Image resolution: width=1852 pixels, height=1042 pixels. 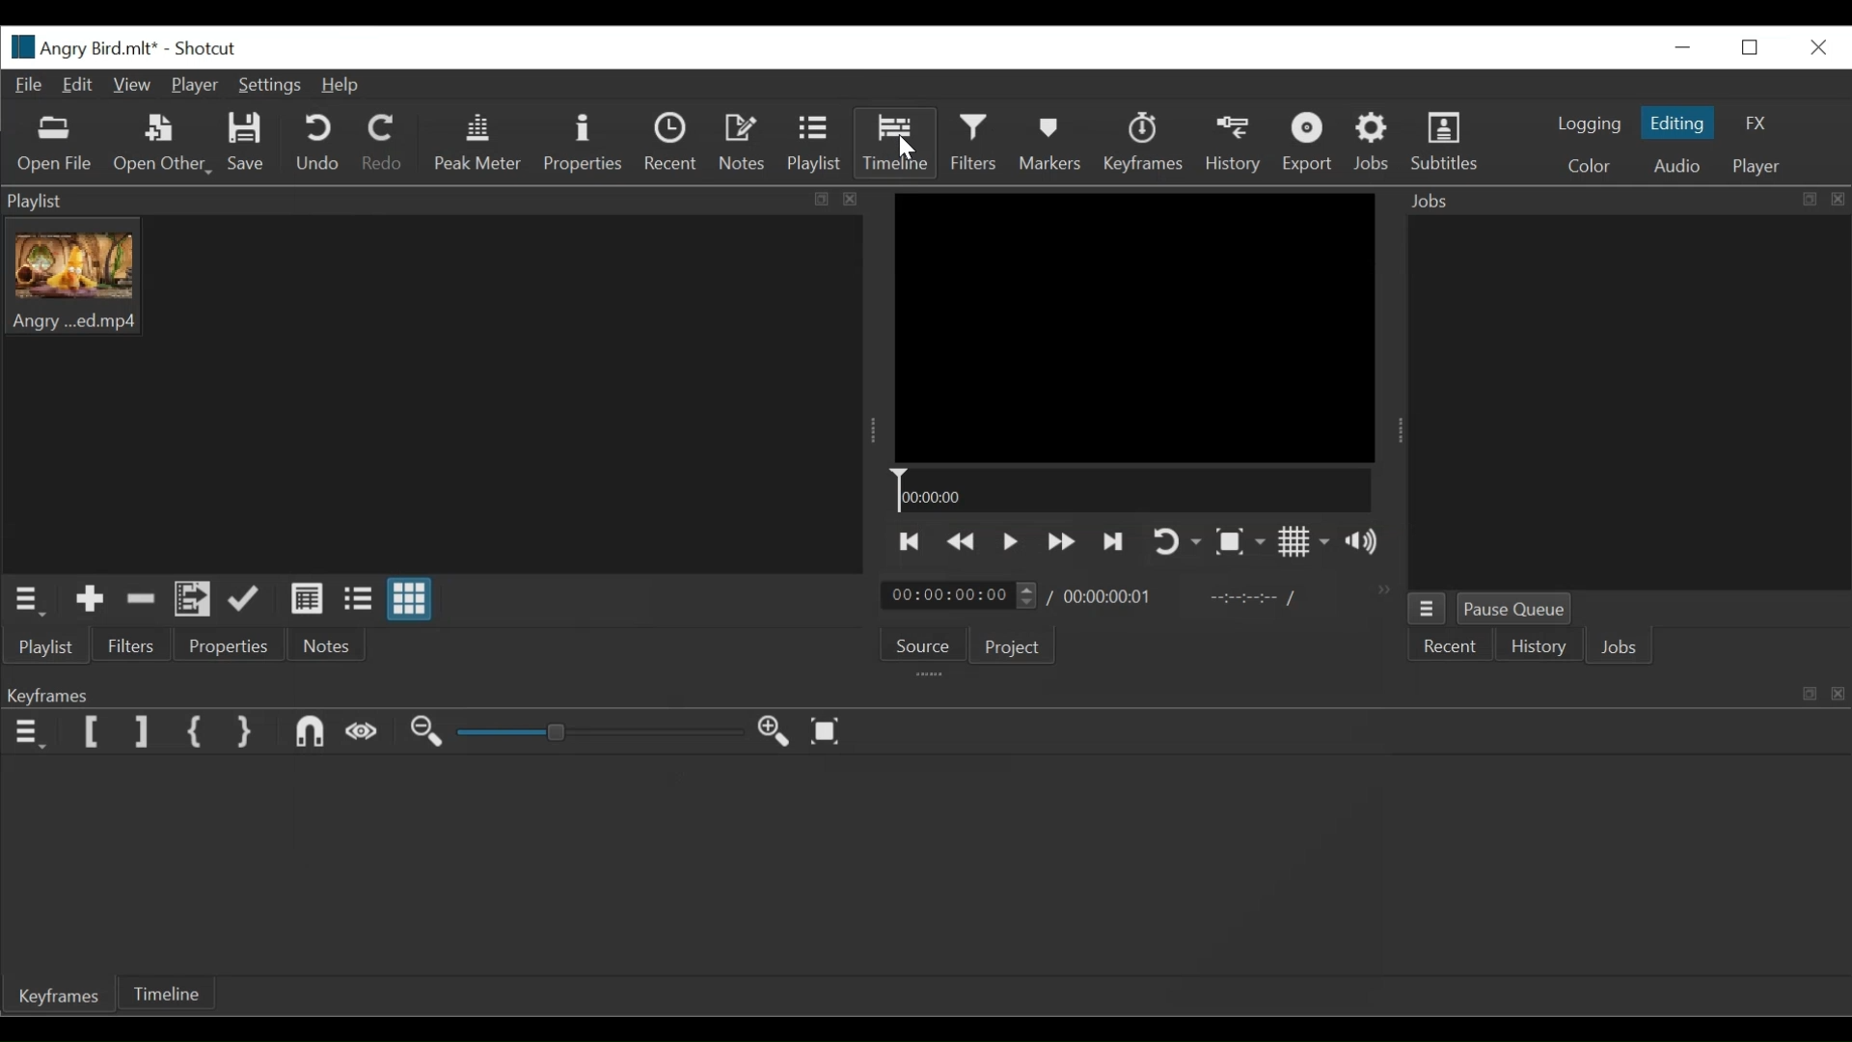 I want to click on Playlist, so click(x=813, y=141).